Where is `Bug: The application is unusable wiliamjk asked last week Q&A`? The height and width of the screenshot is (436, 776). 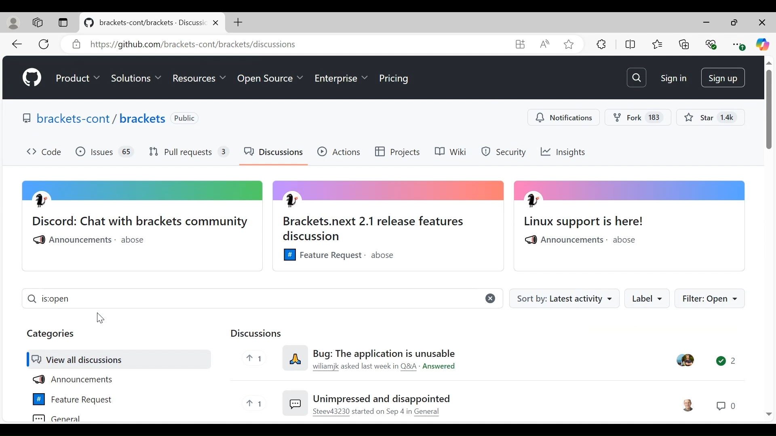 Bug: The application is unusable wiliamjk asked last week Q&A is located at coordinates (384, 359).